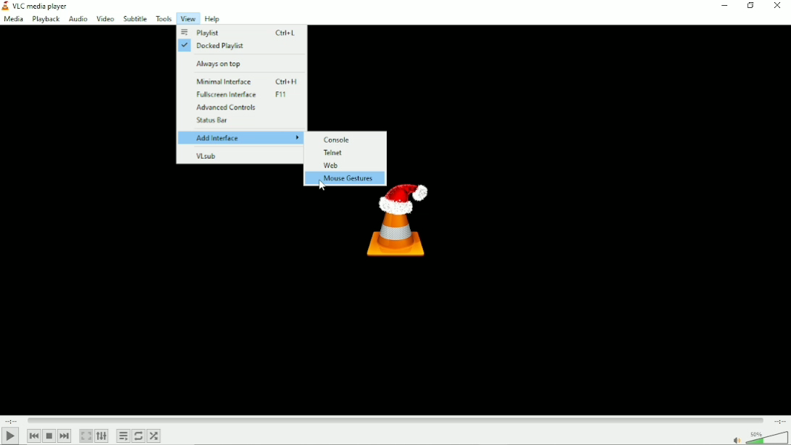 The height and width of the screenshot is (445, 791). I want to click on Telnet, so click(347, 152).